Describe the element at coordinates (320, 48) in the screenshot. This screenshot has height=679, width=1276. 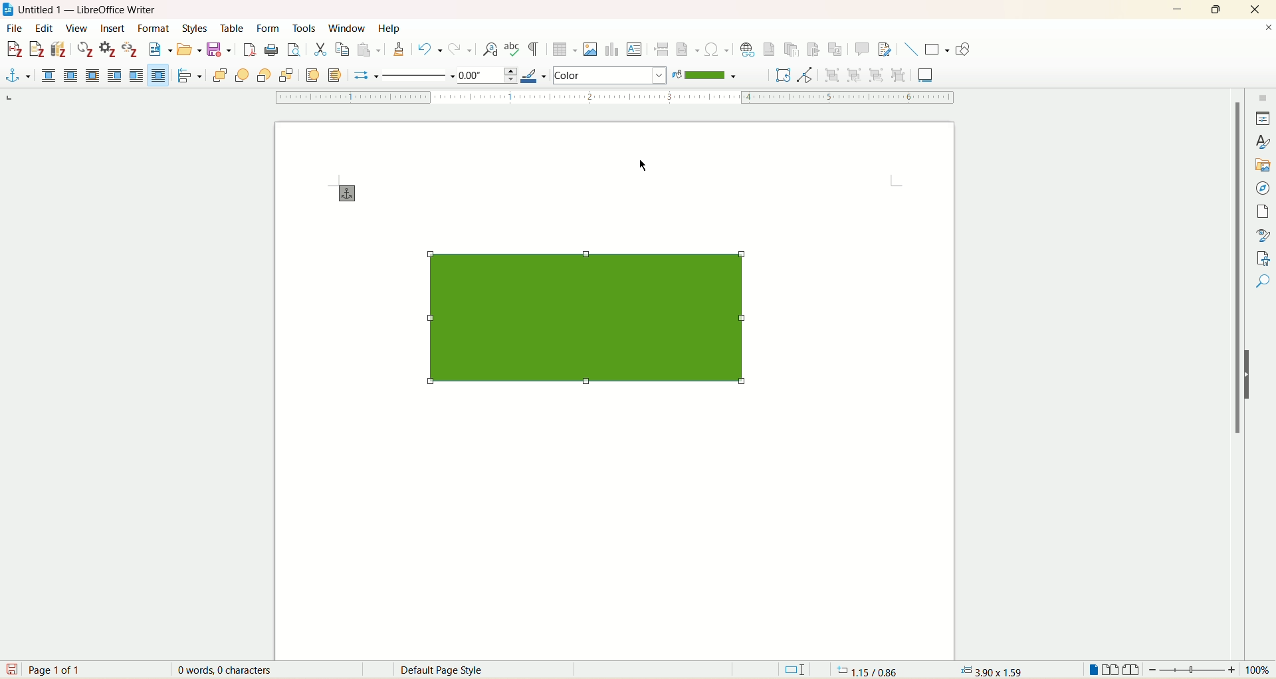
I see `cut` at that location.